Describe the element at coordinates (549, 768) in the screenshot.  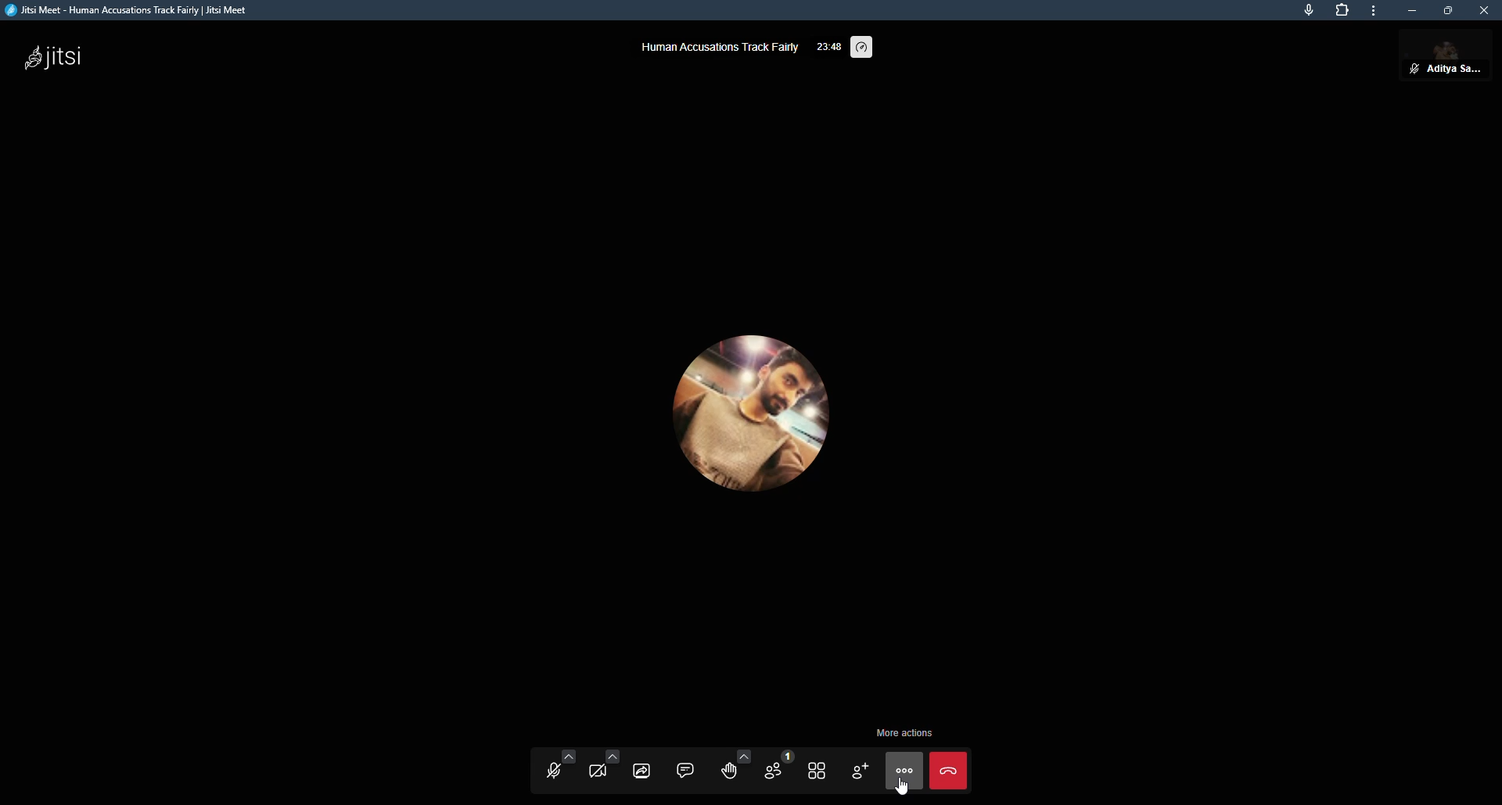
I see `start  mic` at that location.